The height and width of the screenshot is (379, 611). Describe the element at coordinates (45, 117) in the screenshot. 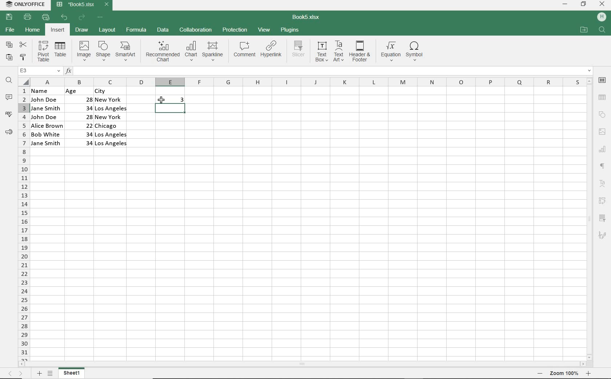

I see `John Doe` at that location.